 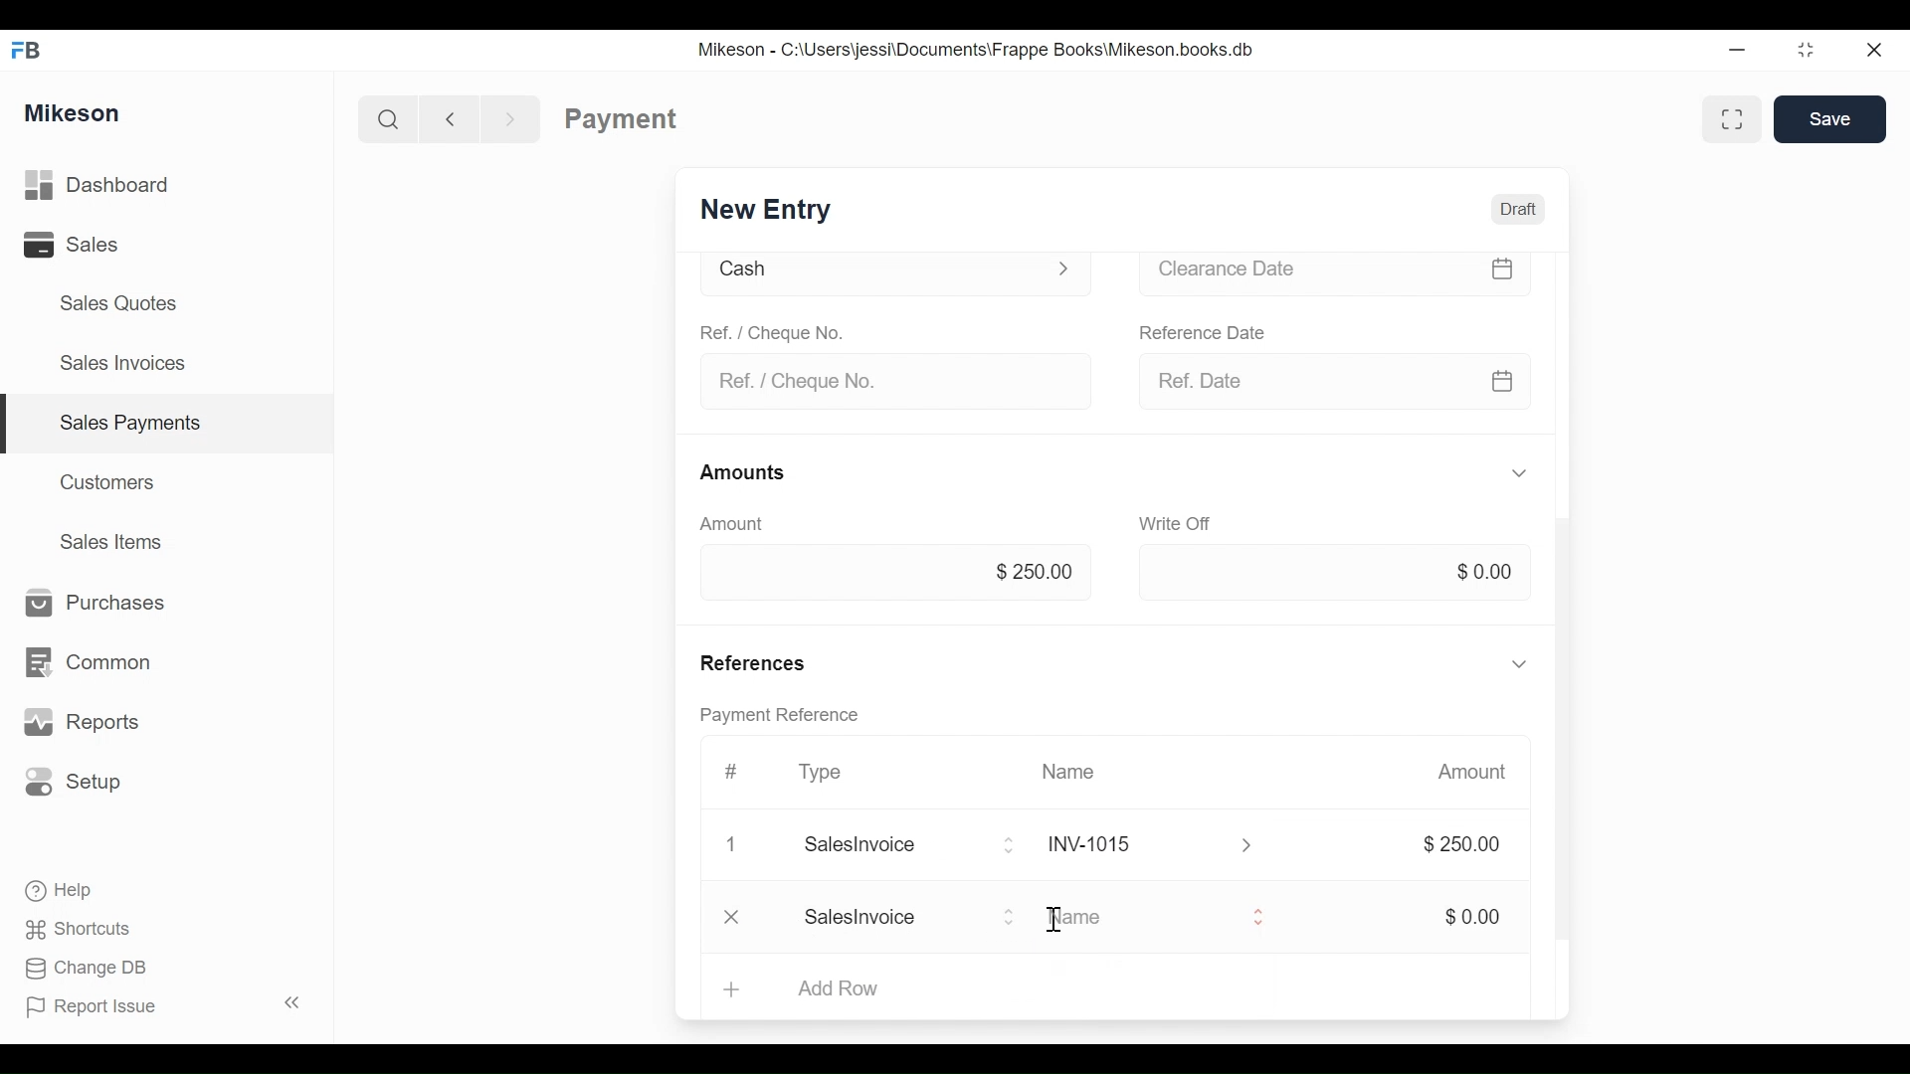 What do you see at coordinates (1737, 53) in the screenshot?
I see `Minimize` at bounding box center [1737, 53].